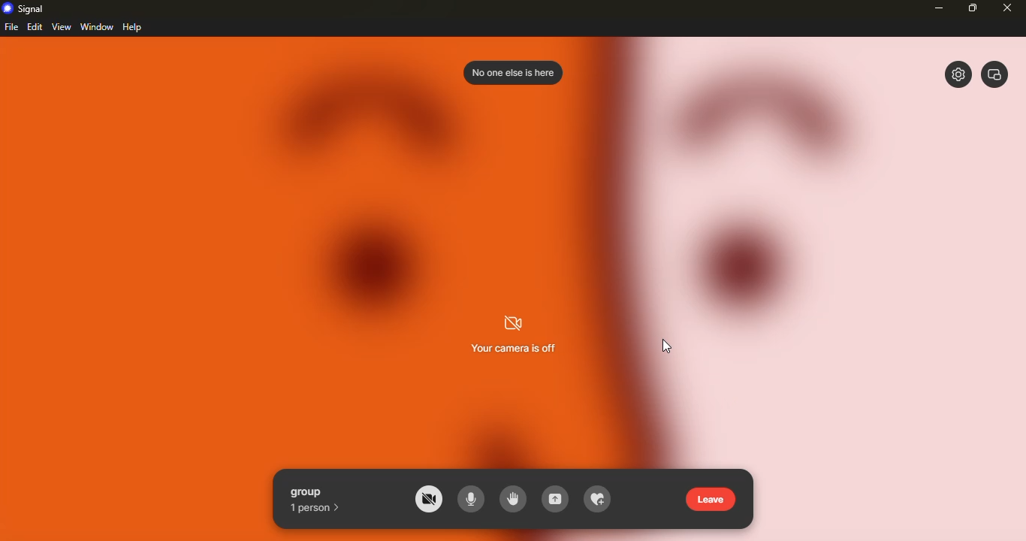 The width and height of the screenshot is (1026, 541). What do you see at coordinates (13, 27) in the screenshot?
I see `file` at bounding box center [13, 27].